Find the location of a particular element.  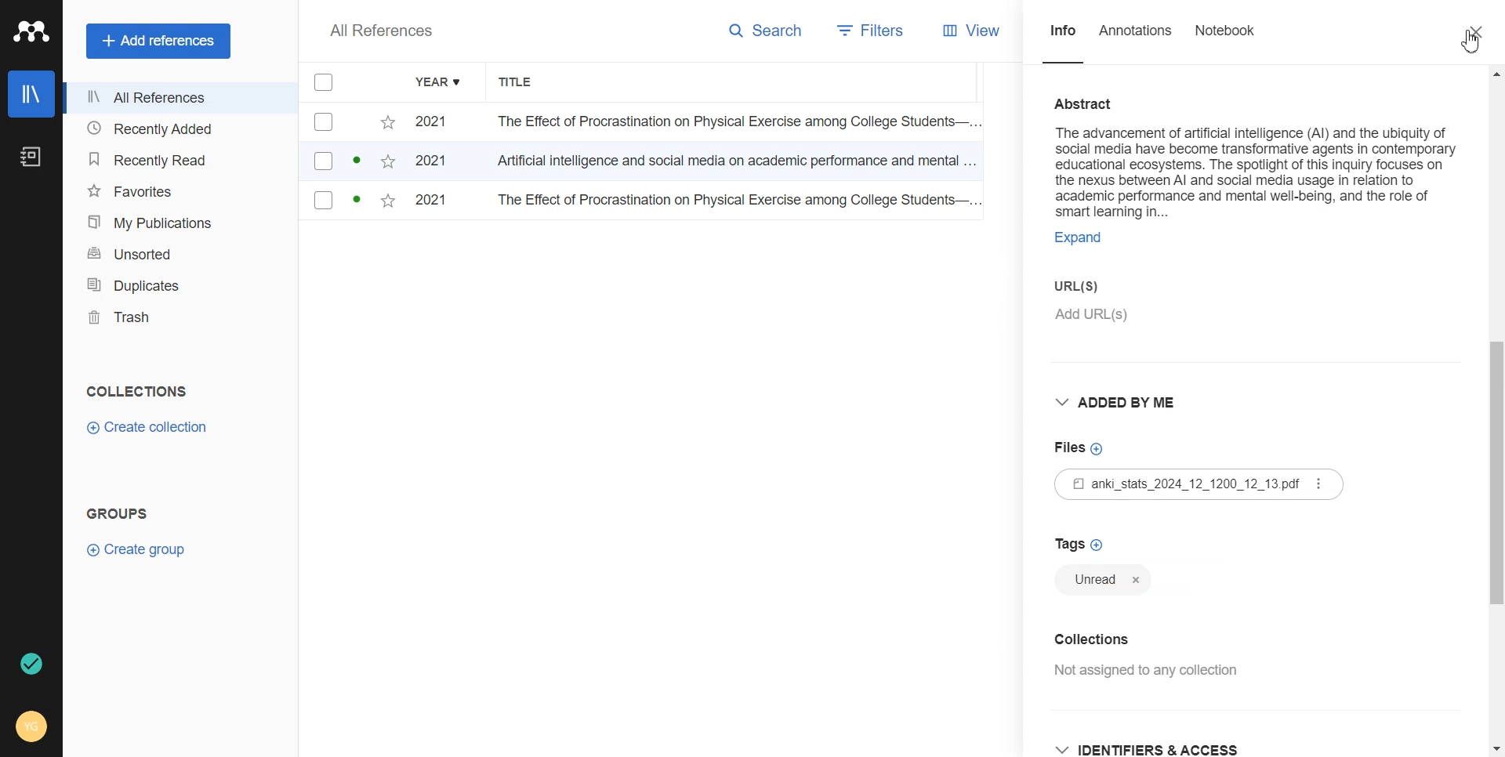

Add URLs is located at coordinates (1177, 322).